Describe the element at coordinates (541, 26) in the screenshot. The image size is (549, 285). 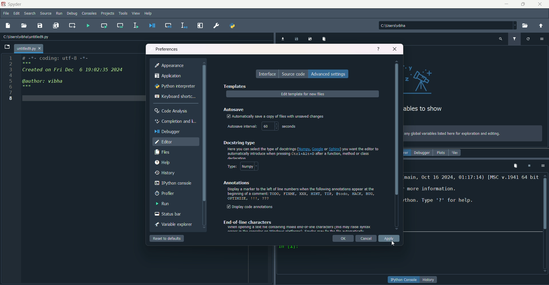
I see `change directory` at that location.